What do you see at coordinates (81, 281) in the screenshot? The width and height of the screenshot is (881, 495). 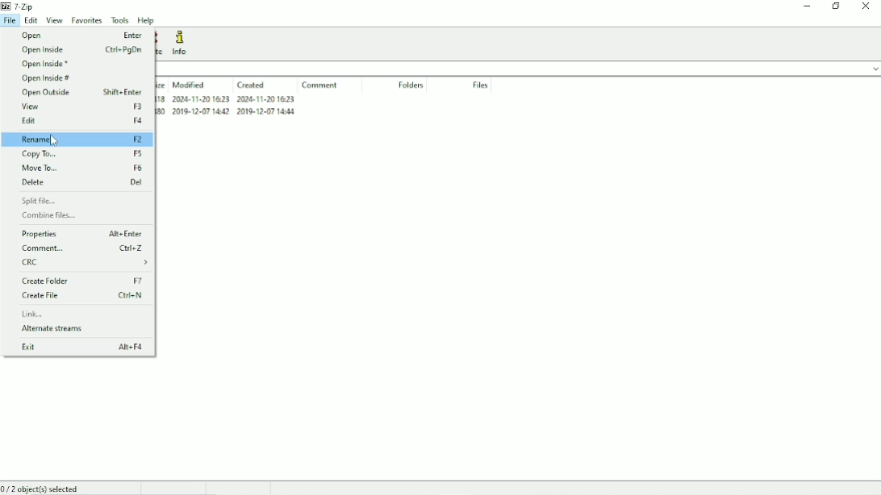 I see `Create Folder` at bounding box center [81, 281].